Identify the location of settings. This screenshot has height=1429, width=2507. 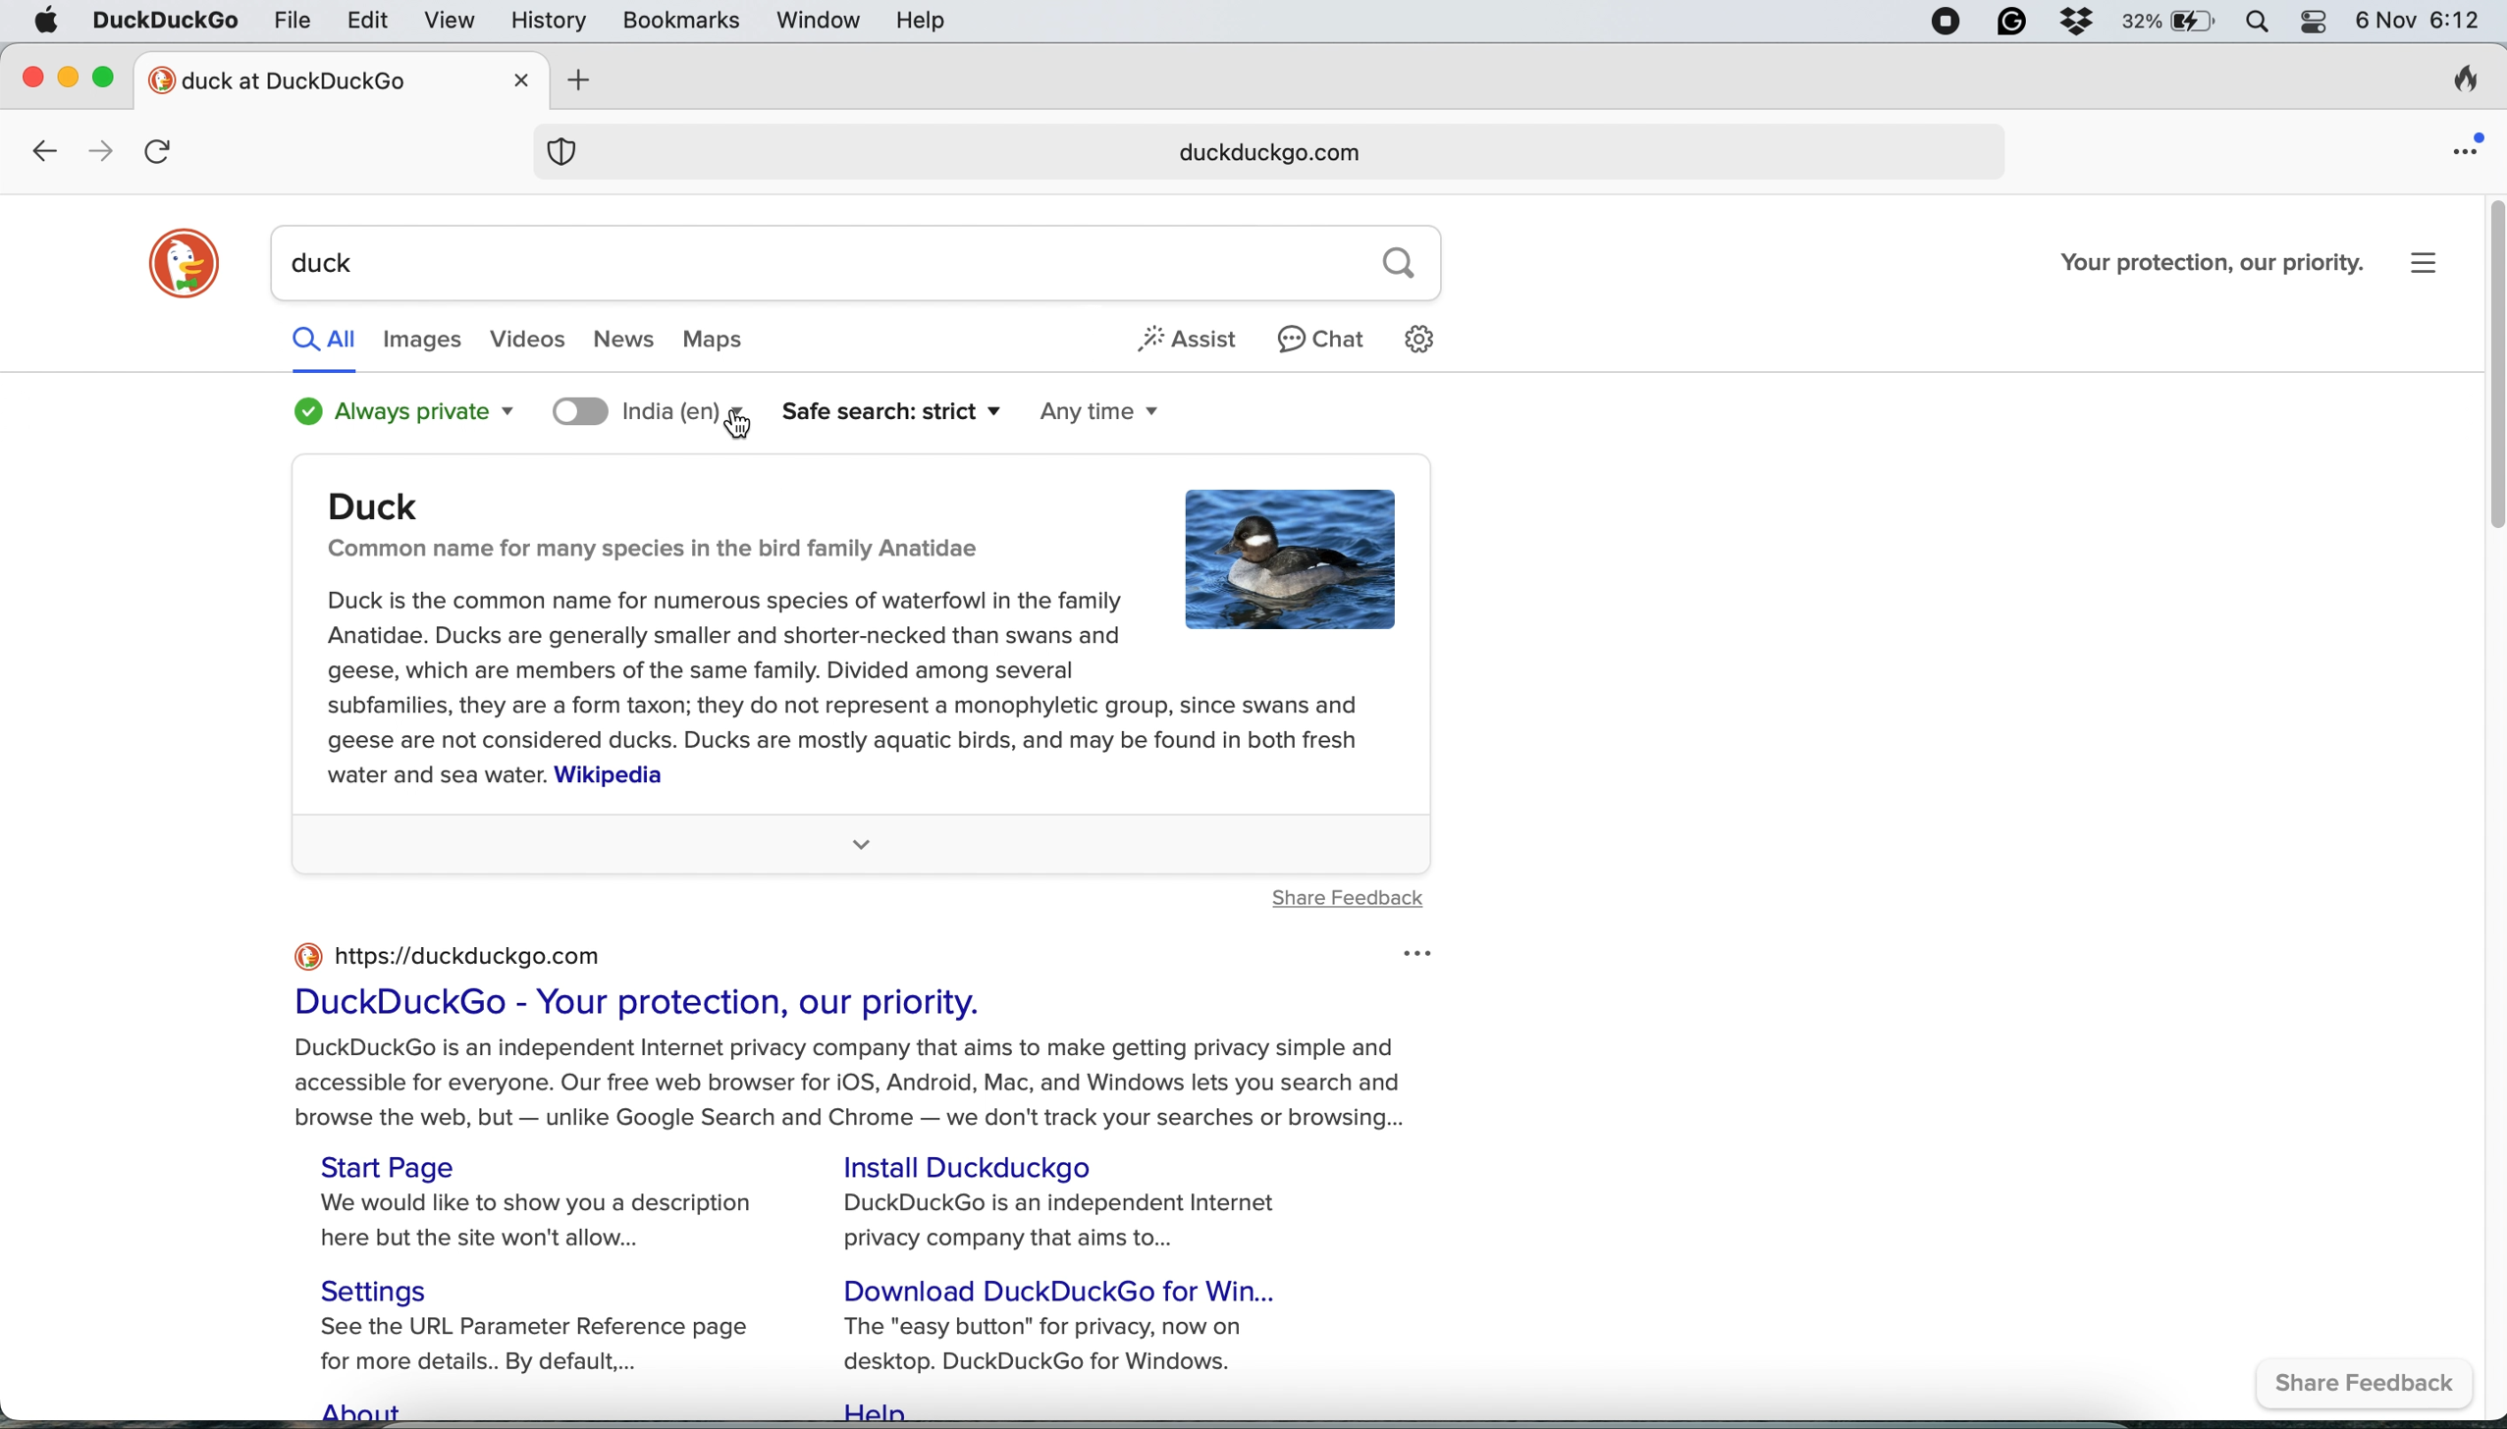
(1428, 339).